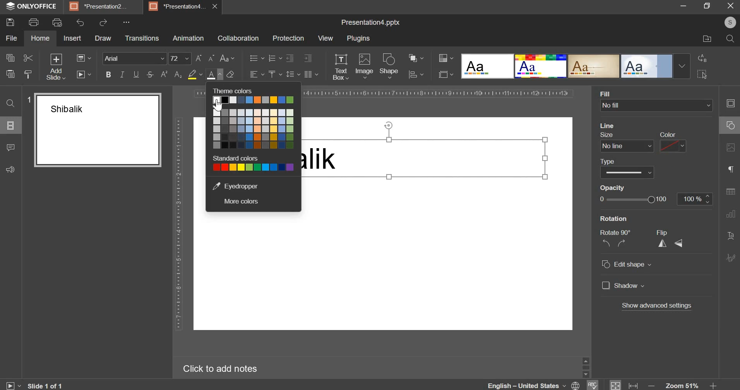 The image size is (740, 390). What do you see at coordinates (446, 58) in the screenshot?
I see `change color themes` at bounding box center [446, 58].